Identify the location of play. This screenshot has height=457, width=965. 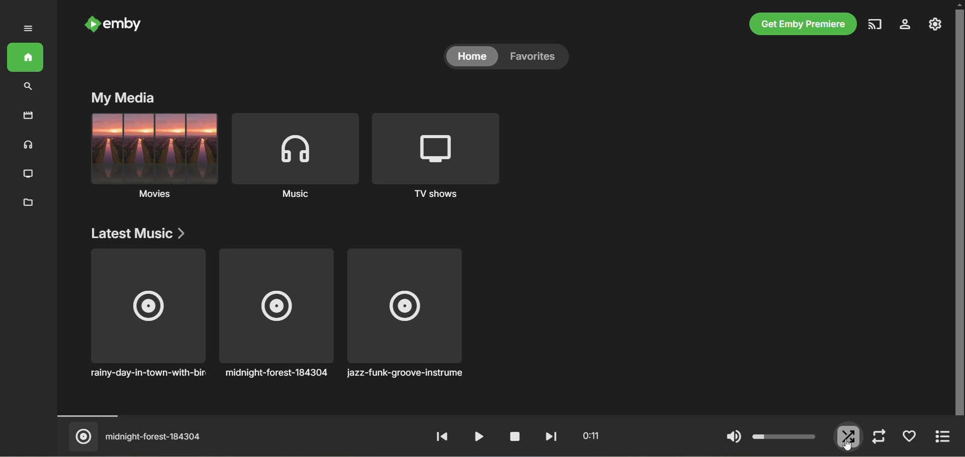
(475, 435).